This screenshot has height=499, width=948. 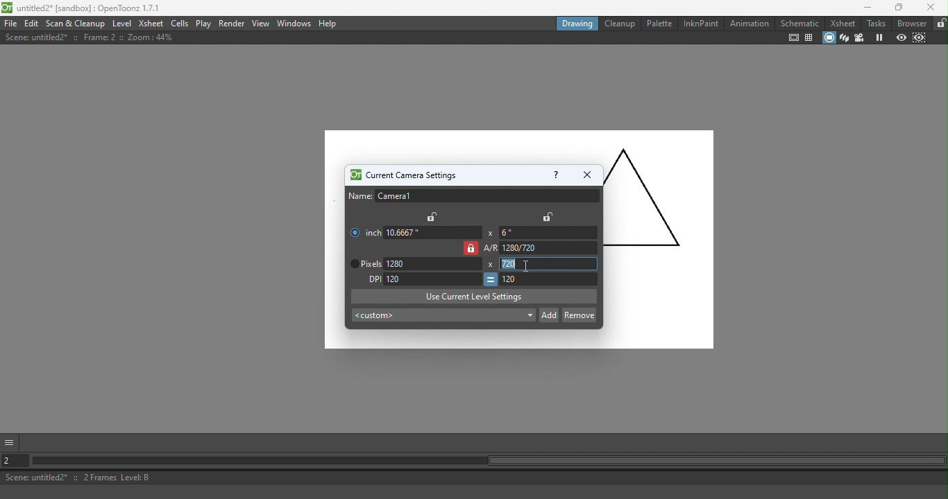 What do you see at coordinates (579, 314) in the screenshot?
I see `Remove` at bounding box center [579, 314].